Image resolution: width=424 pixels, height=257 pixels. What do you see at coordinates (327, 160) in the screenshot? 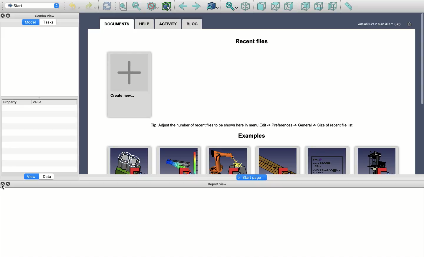
I see `draft_test_objects.FCStd FreeCAD Developers 117Kb` at bounding box center [327, 160].